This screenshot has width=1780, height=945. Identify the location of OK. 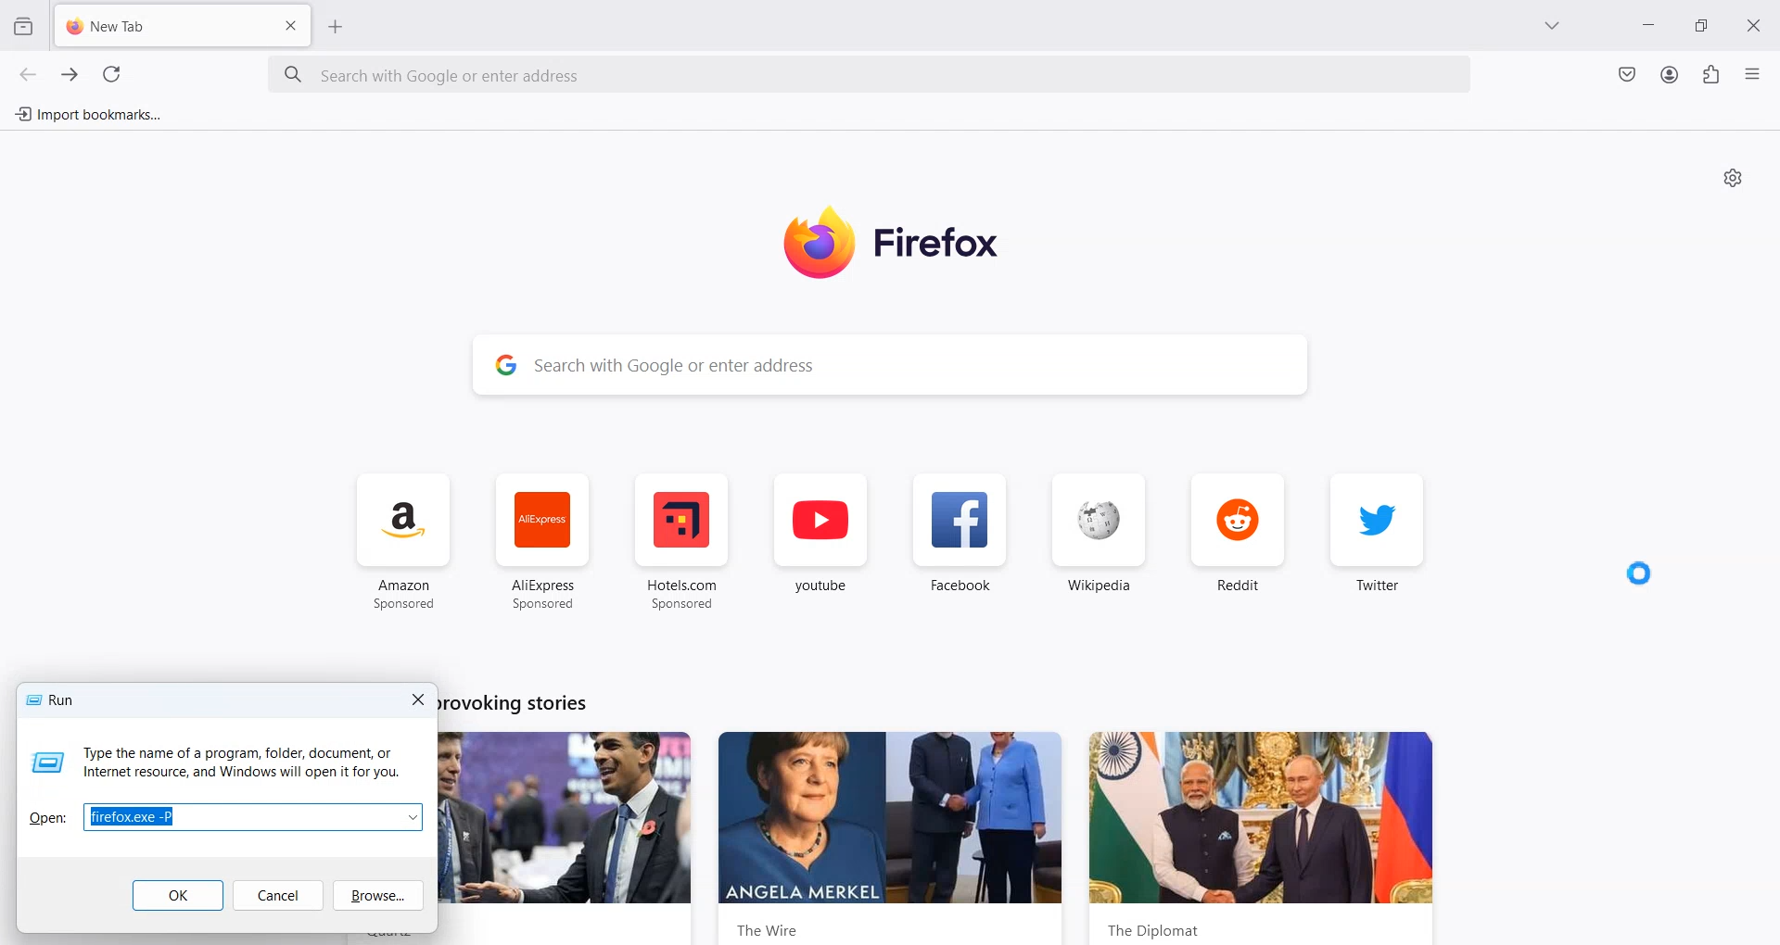
(176, 897).